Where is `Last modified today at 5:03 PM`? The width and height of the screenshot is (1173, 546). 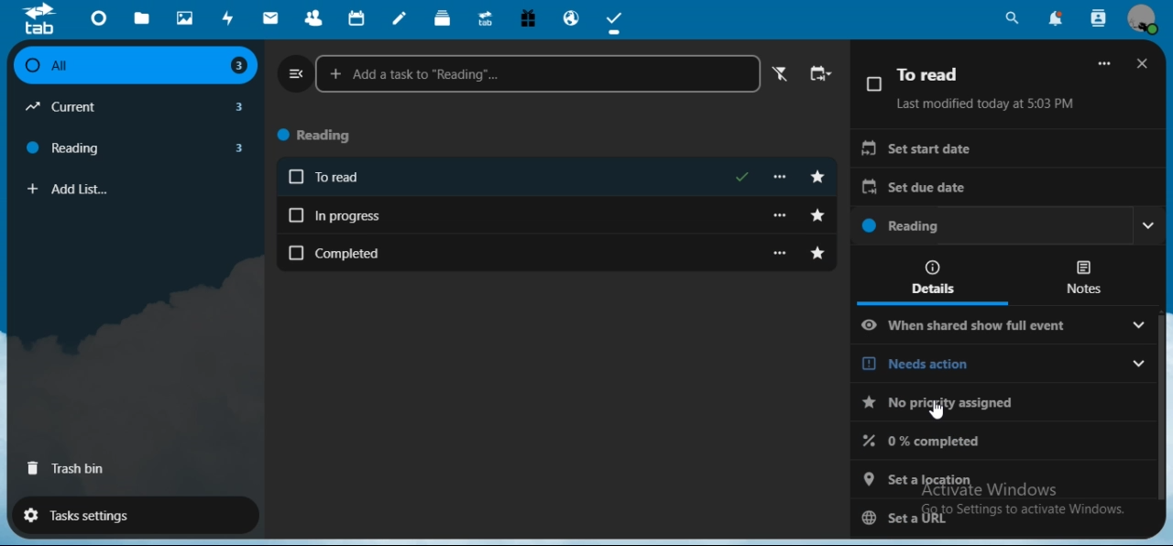
Last modified today at 5:03 PM is located at coordinates (986, 104).